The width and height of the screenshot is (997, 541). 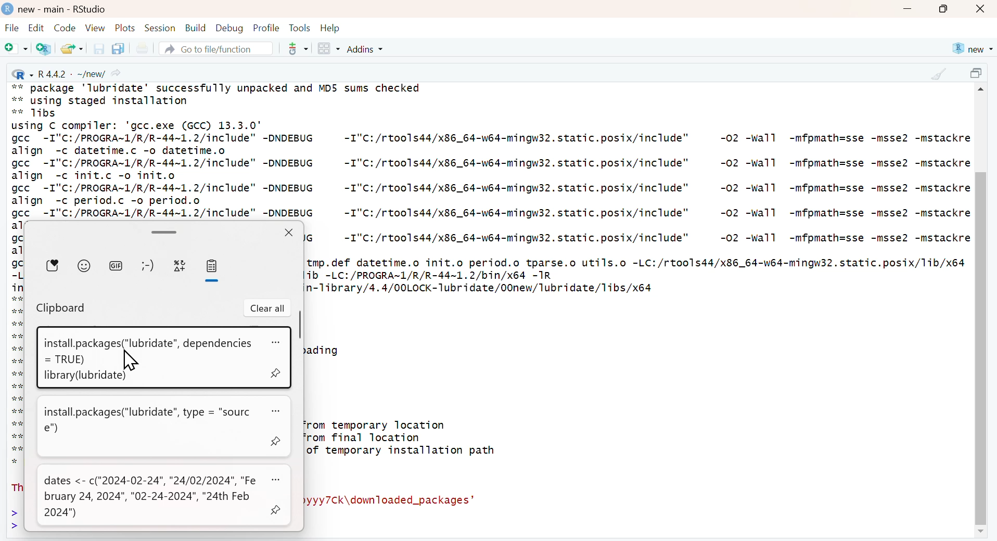 I want to click on print, so click(x=142, y=49).